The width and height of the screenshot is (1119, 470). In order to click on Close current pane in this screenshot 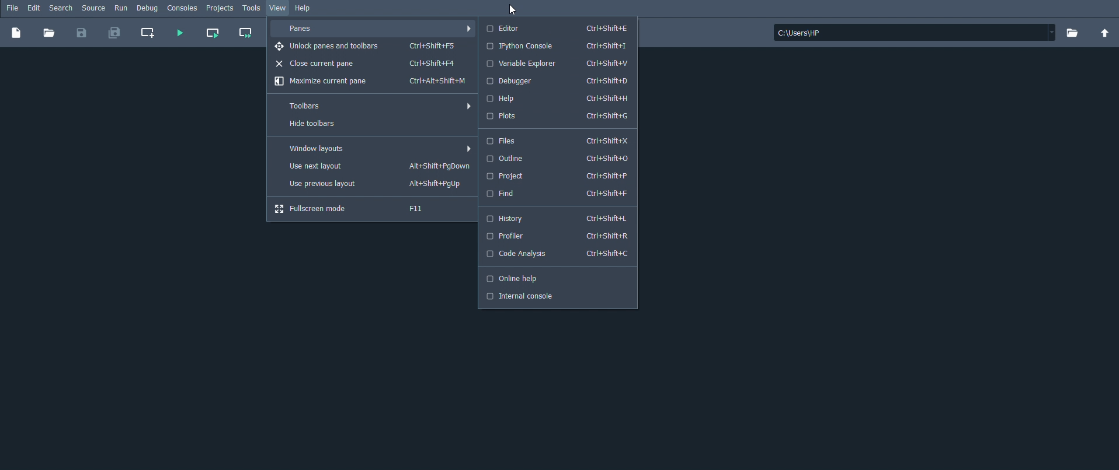, I will do `click(374, 63)`.